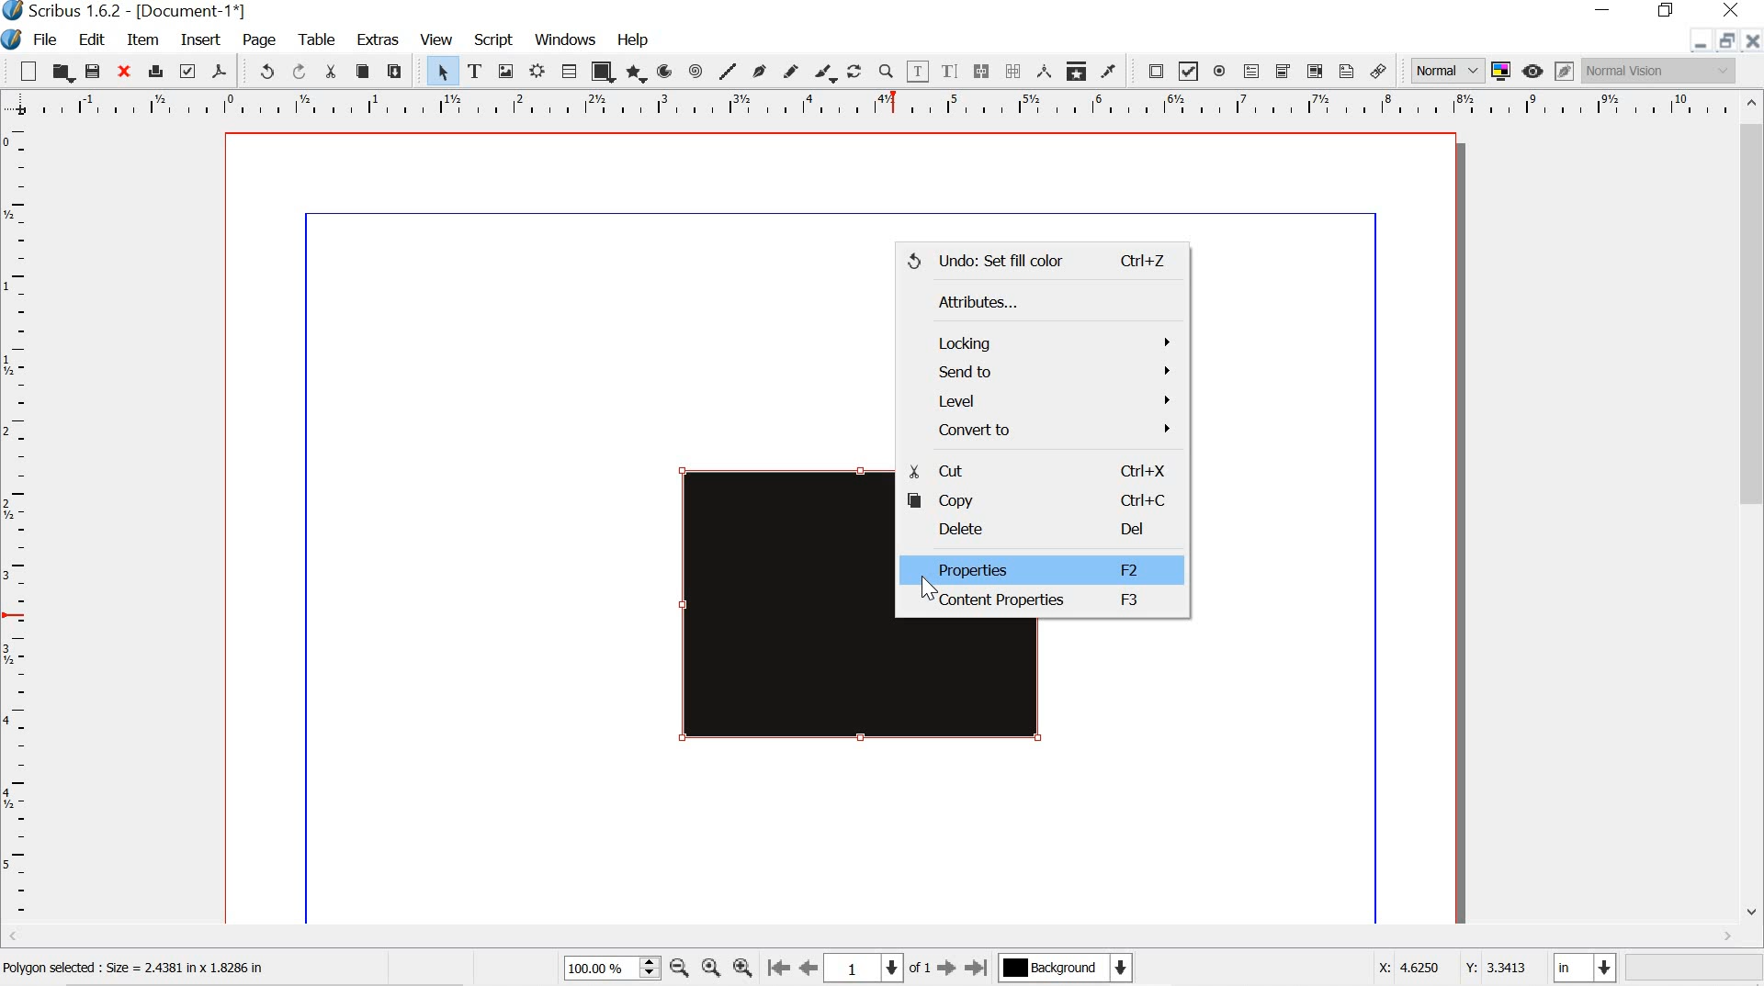 The width and height of the screenshot is (1764, 986). I want to click on normal, so click(1448, 70).